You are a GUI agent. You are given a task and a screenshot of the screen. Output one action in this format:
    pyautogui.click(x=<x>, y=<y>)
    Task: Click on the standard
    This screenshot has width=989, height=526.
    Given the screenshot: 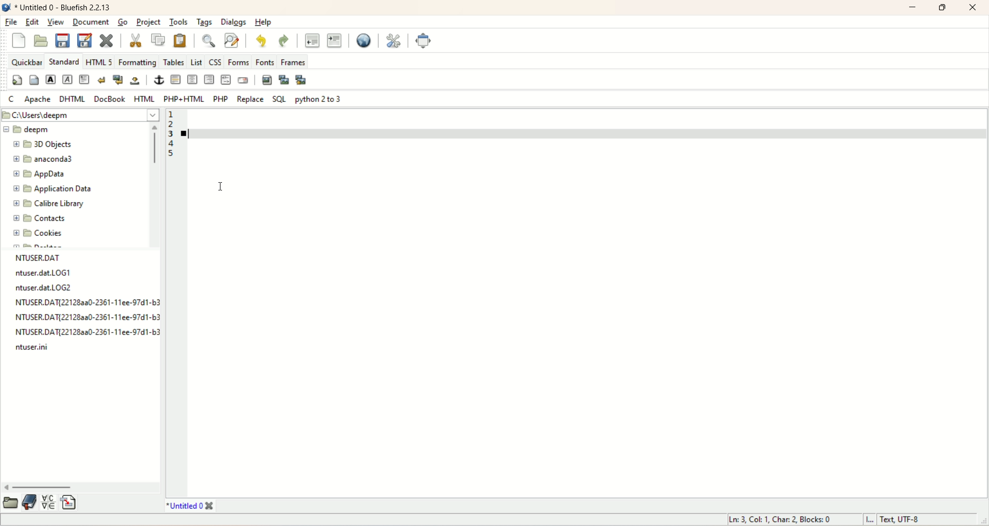 What is the action you would take?
    pyautogui.click(x=64, y=62)
    